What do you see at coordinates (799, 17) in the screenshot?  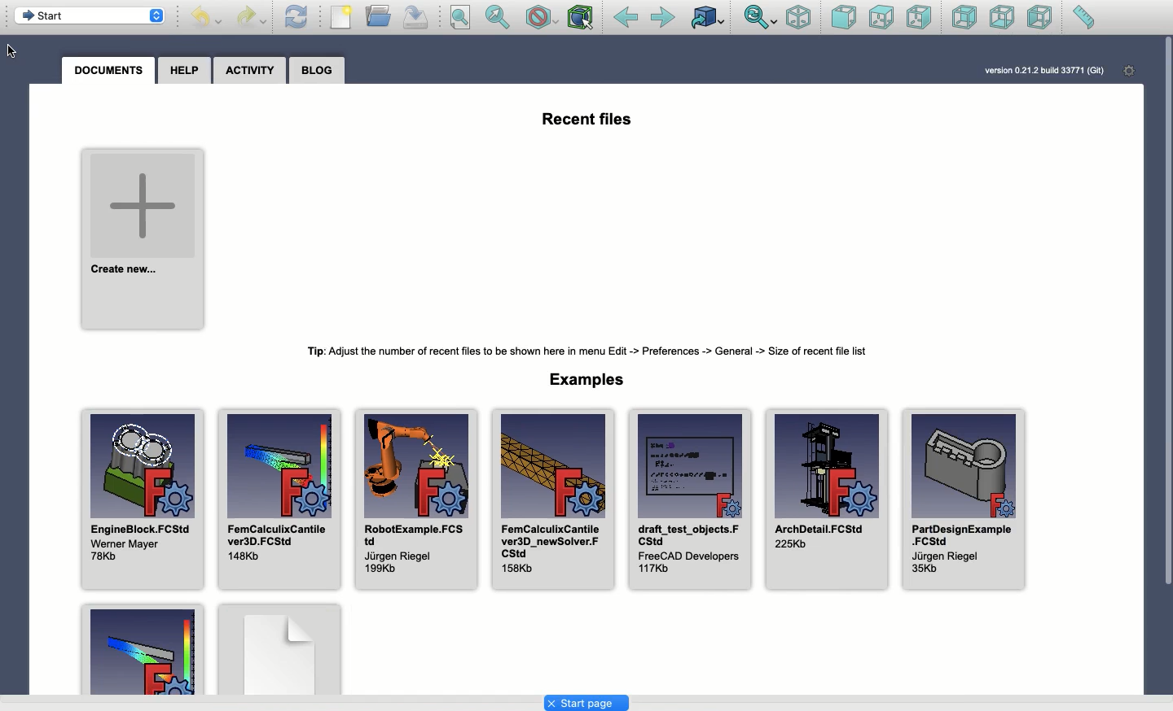 I see `Isometric` at bounding box center [799, 17].